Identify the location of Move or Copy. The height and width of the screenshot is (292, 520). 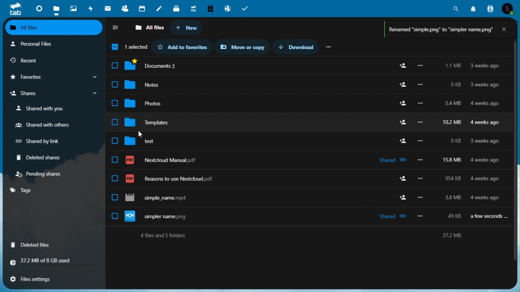
(245, 47).